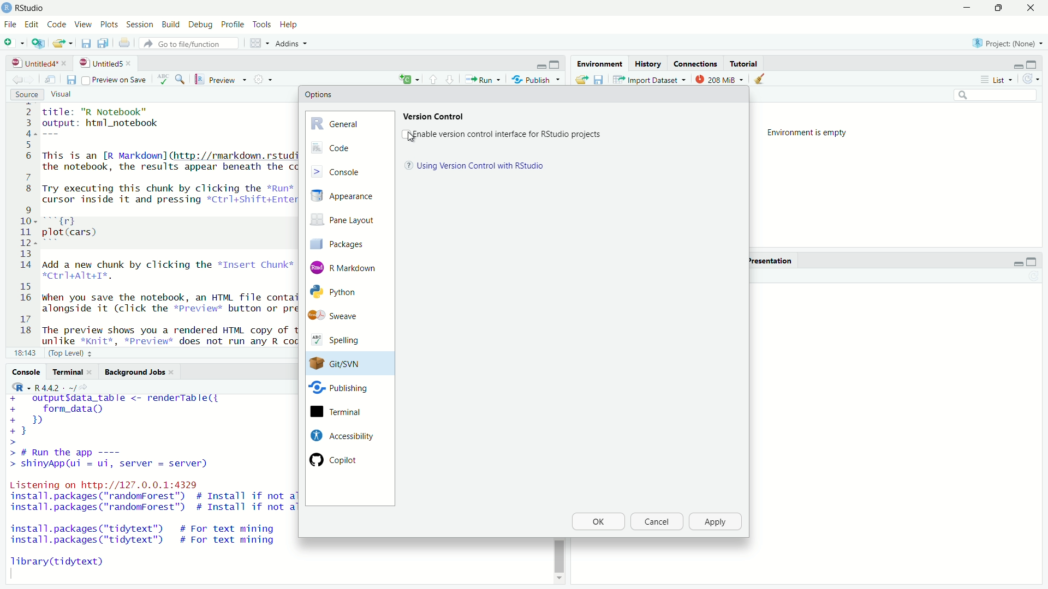 The image size is (1048, 589). Describe the element at coordinates (15, 80) in the screenshot. I see `move forward` at that location.